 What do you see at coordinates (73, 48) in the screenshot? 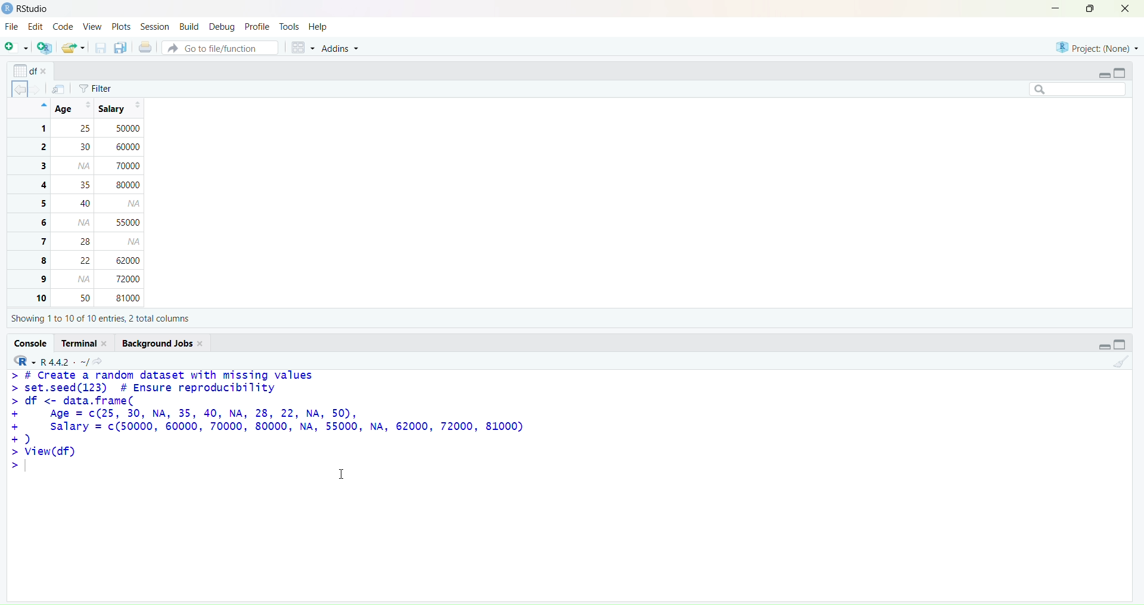
I see `open an existing file` at bounding box center [73, 48].